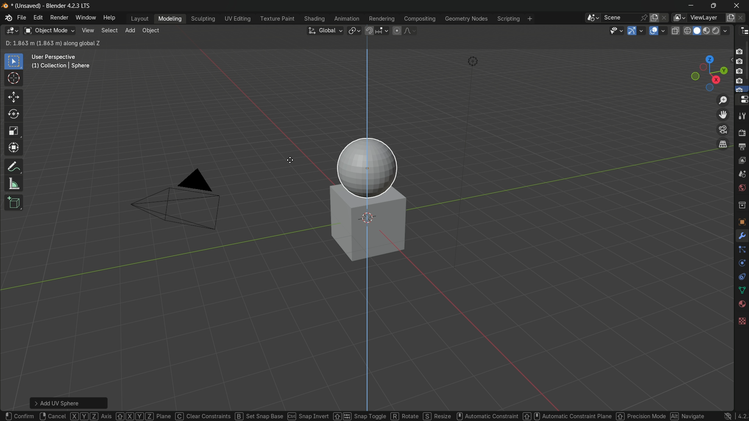  I want to click on cursor, so click(14, 80).